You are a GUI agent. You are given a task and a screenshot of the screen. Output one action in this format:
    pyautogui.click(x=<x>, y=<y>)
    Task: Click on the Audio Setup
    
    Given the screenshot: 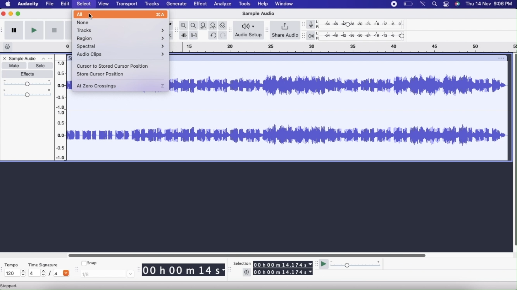 What is the action you would take?
    pyautogui.click(x=248, y=30)
    